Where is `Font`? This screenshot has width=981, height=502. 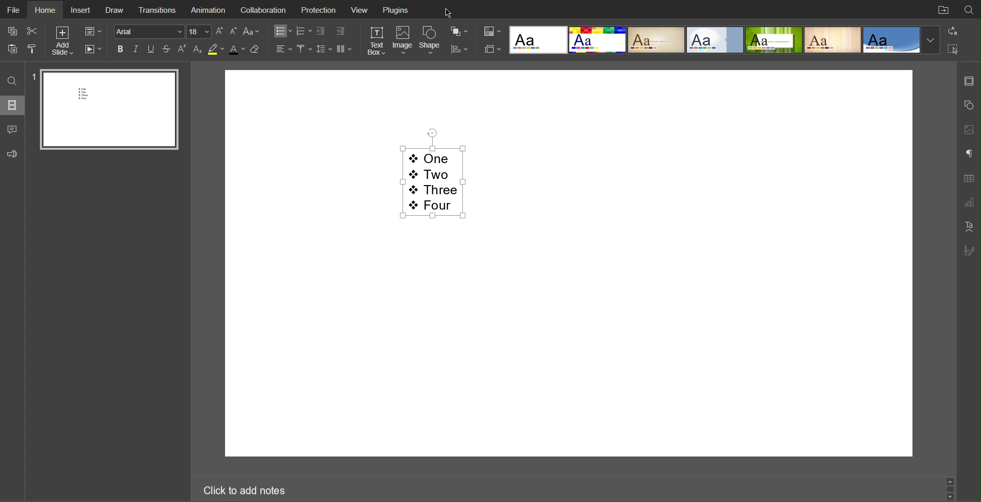 Font is located at coordinates (150, 32).